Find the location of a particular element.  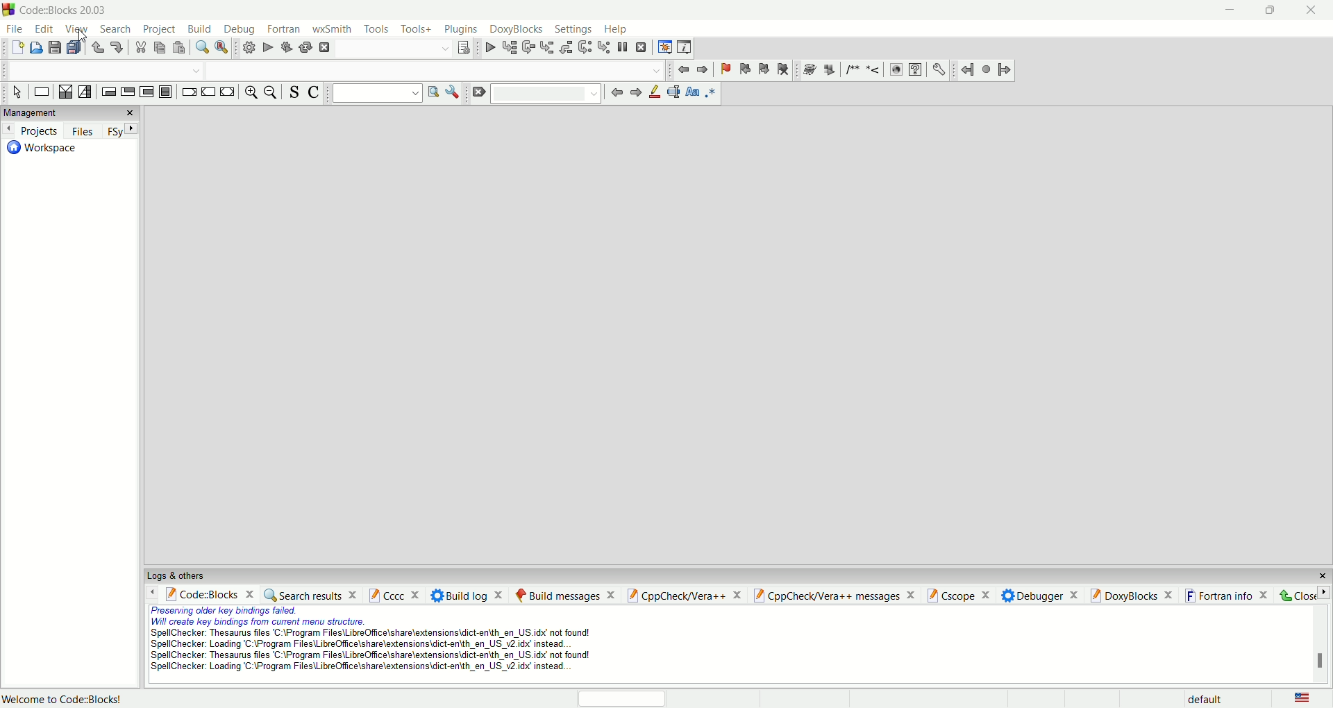

cut is located at coordinates (139, 47).